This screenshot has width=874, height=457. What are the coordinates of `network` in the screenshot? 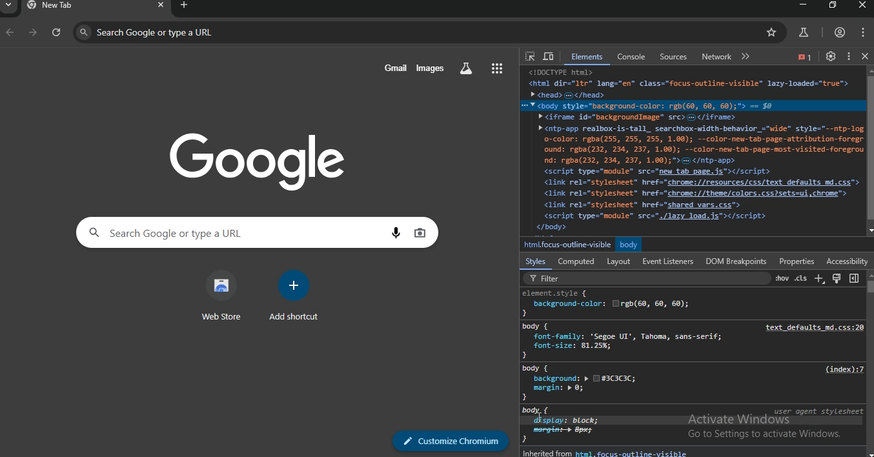 It's located at (729, 56).